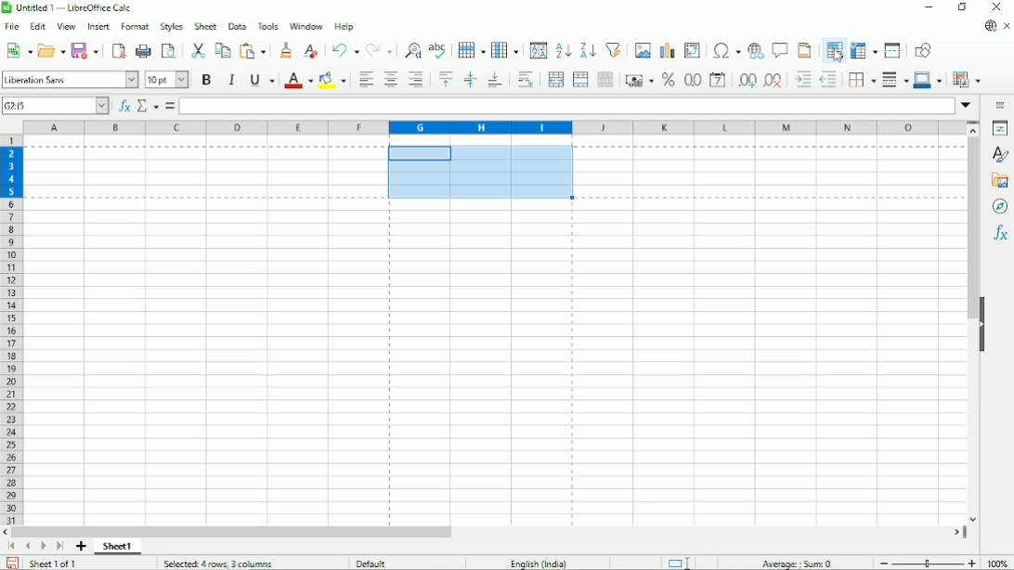  What do you see at coordinates (51, 50) in the screenshot?
I see `Open` at bounding box center [51, 50].